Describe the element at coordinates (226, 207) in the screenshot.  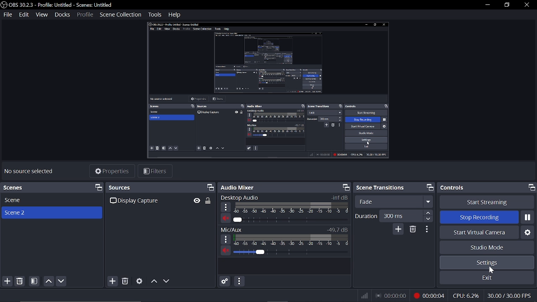
I see `desktop audio menu` at that location.